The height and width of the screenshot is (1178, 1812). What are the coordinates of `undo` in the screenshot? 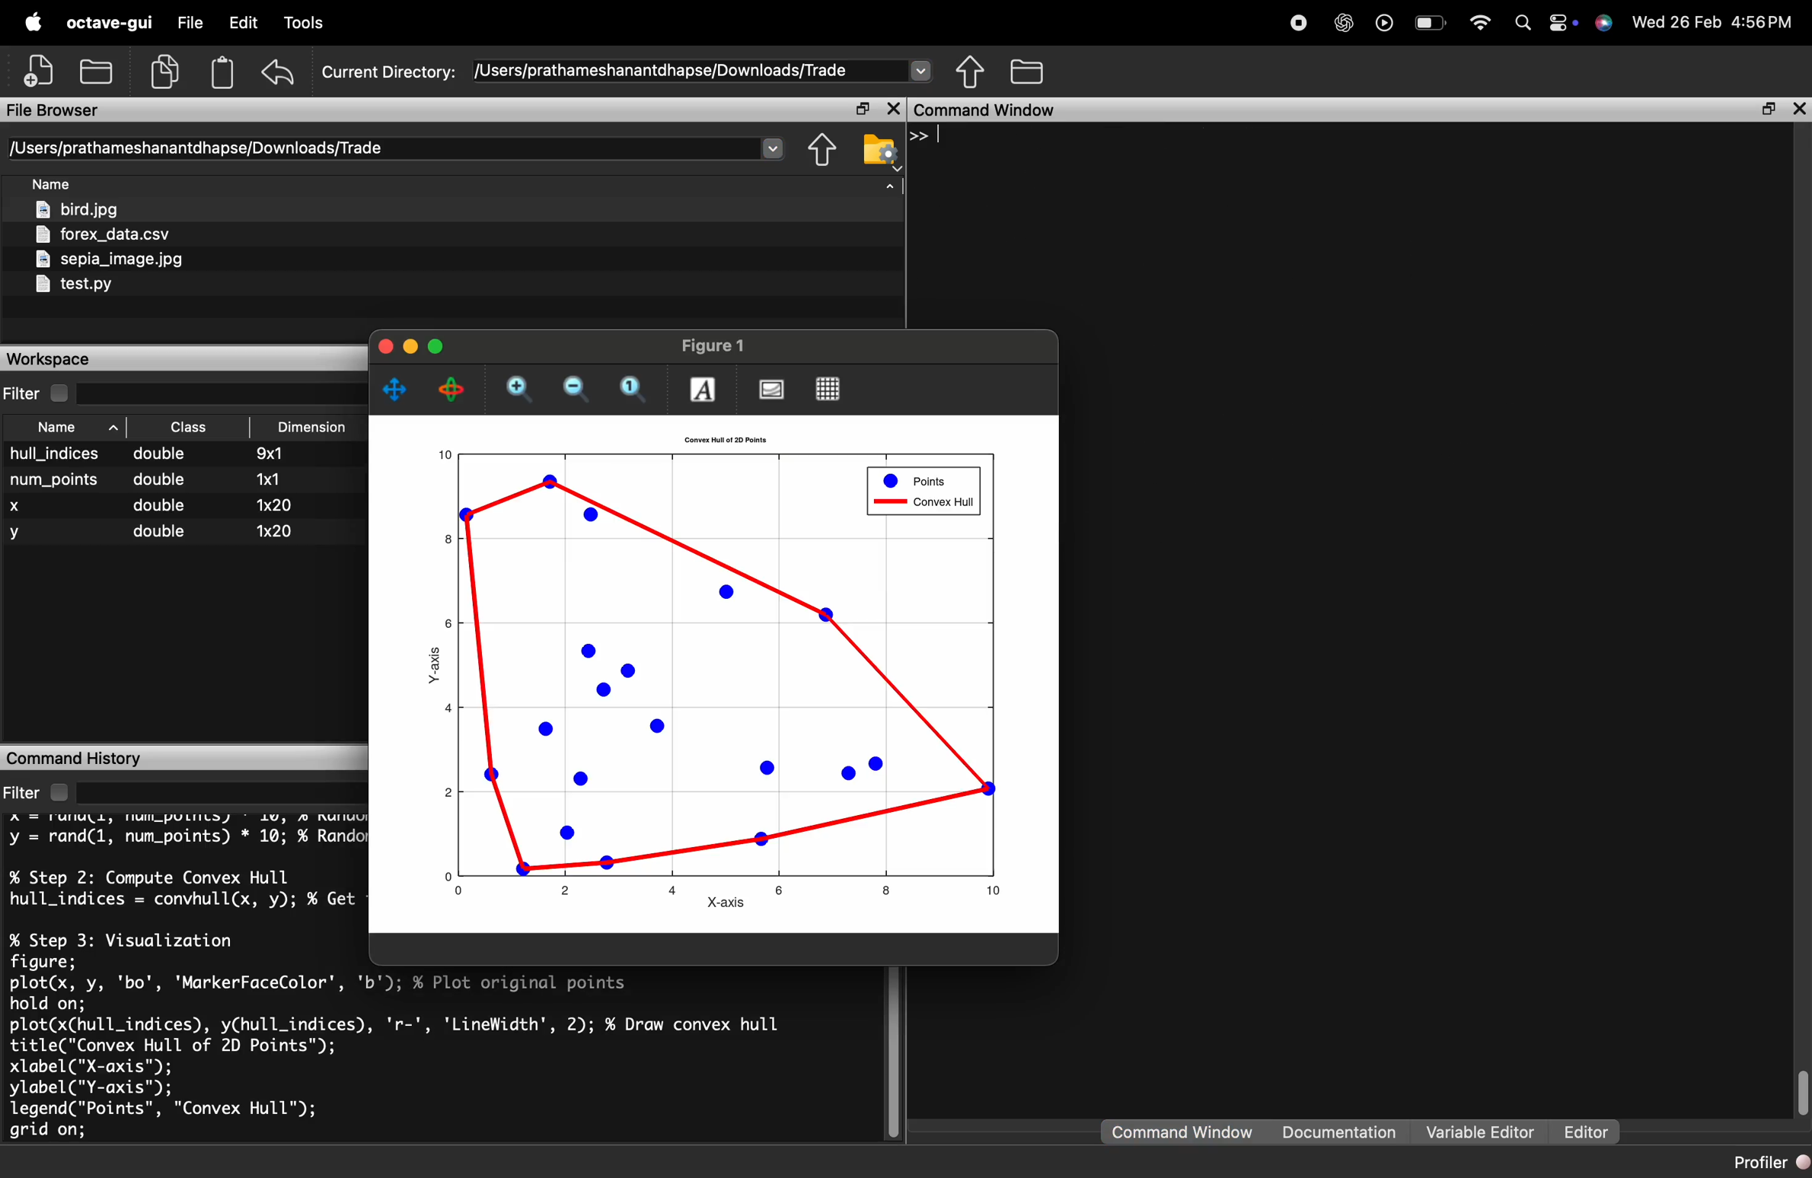 It's located at (280, 72).